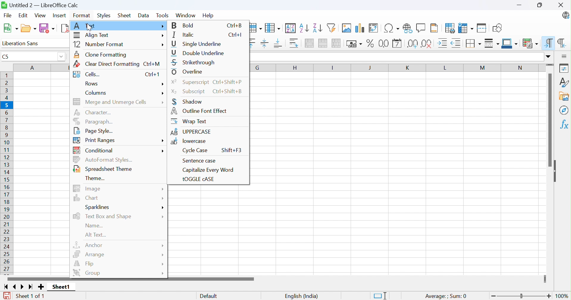 The width and height of the screenshot is (571, 300). What do you see at coordinates (194, 151) in the screenshot?
I see `Cycle case` at bounding box center [194, 151].